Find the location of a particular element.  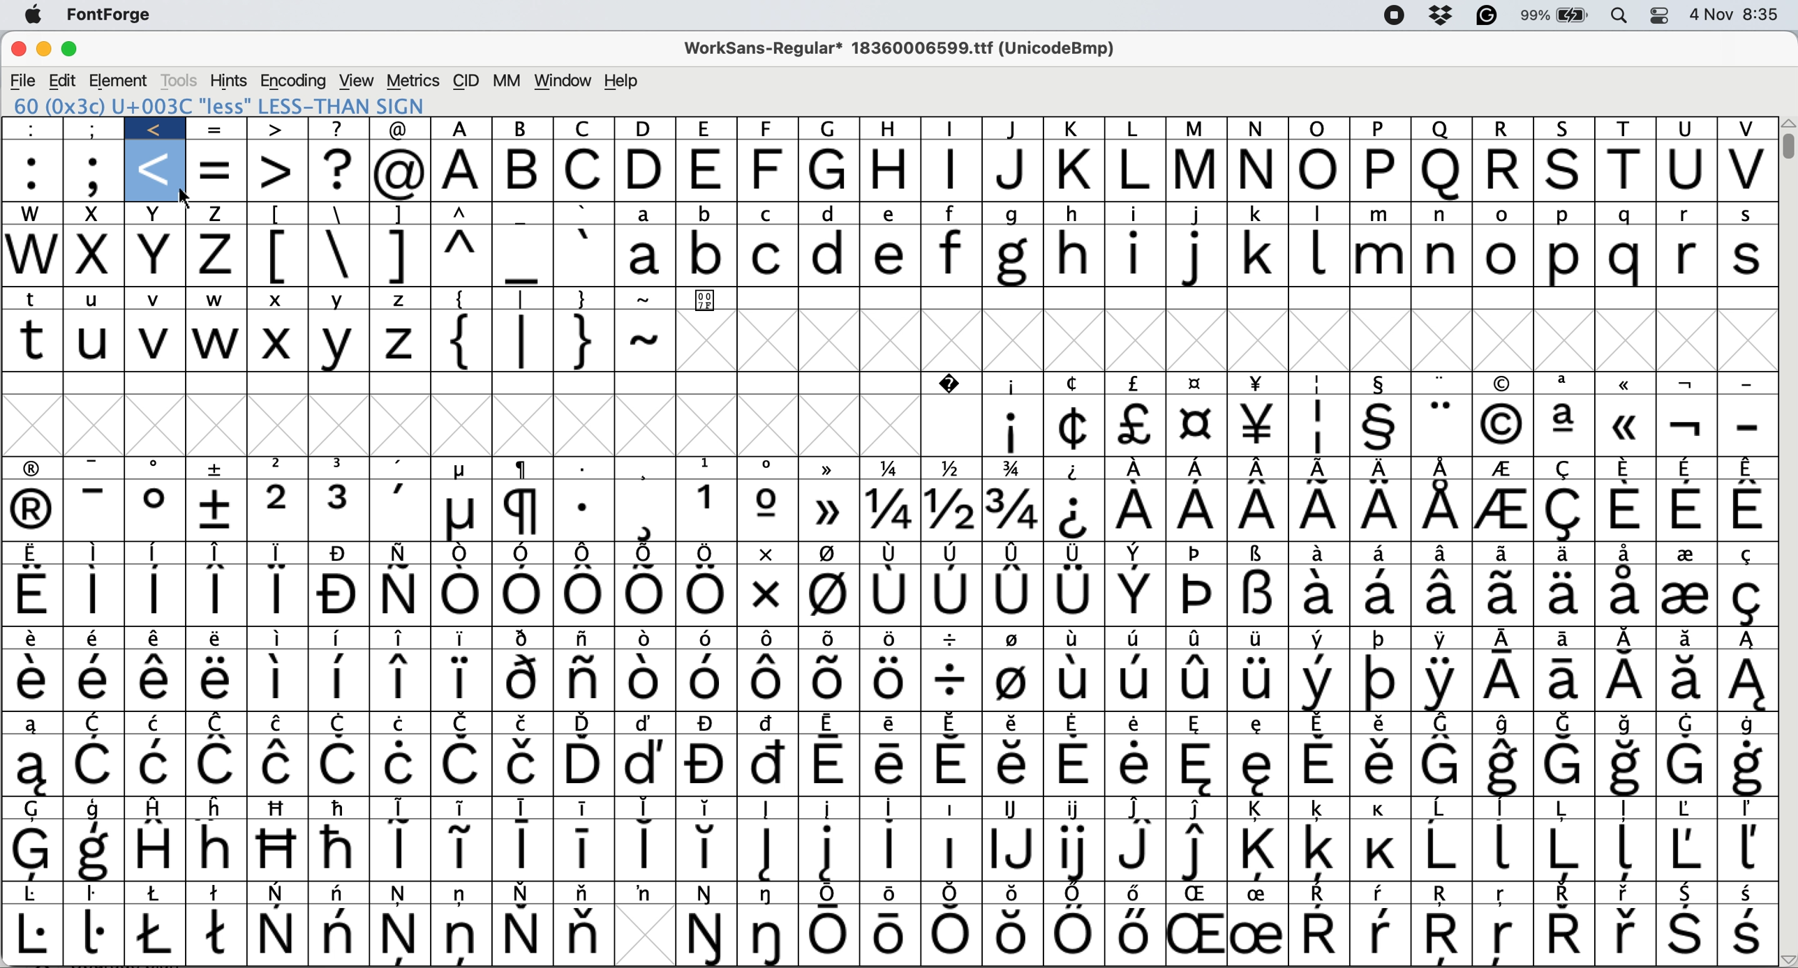

x is located at coordinates (96, 215).